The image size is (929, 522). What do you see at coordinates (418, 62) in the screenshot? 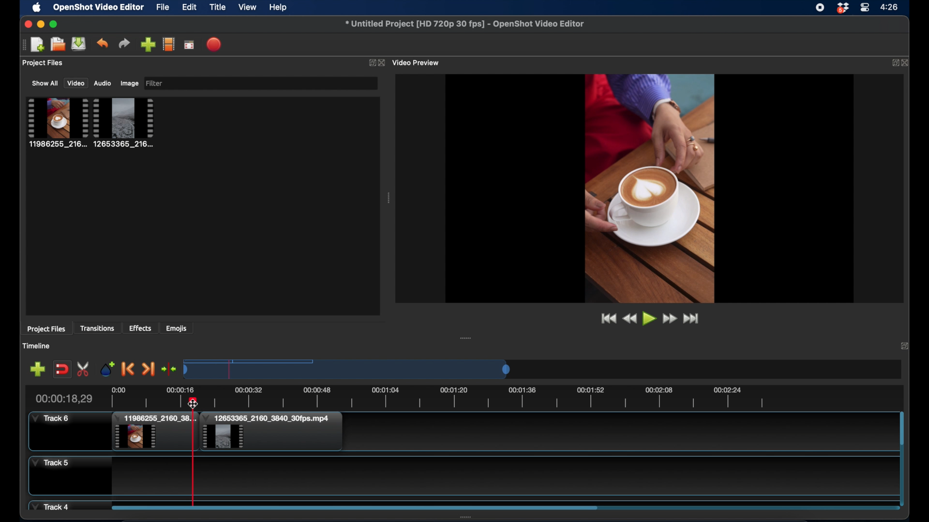
I see `video preview` at bounding box center [418, 62].